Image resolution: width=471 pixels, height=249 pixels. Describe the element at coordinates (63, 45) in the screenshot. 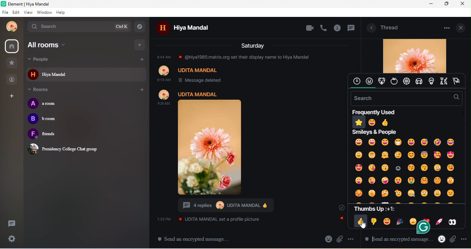

I see `all rooms` at that location.